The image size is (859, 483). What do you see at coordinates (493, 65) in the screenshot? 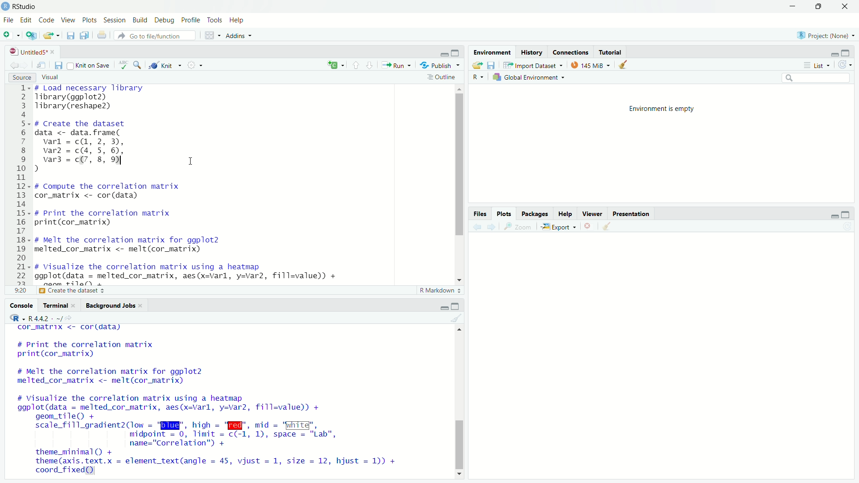
I see `save workspace as` at bounding box center [493, 65].